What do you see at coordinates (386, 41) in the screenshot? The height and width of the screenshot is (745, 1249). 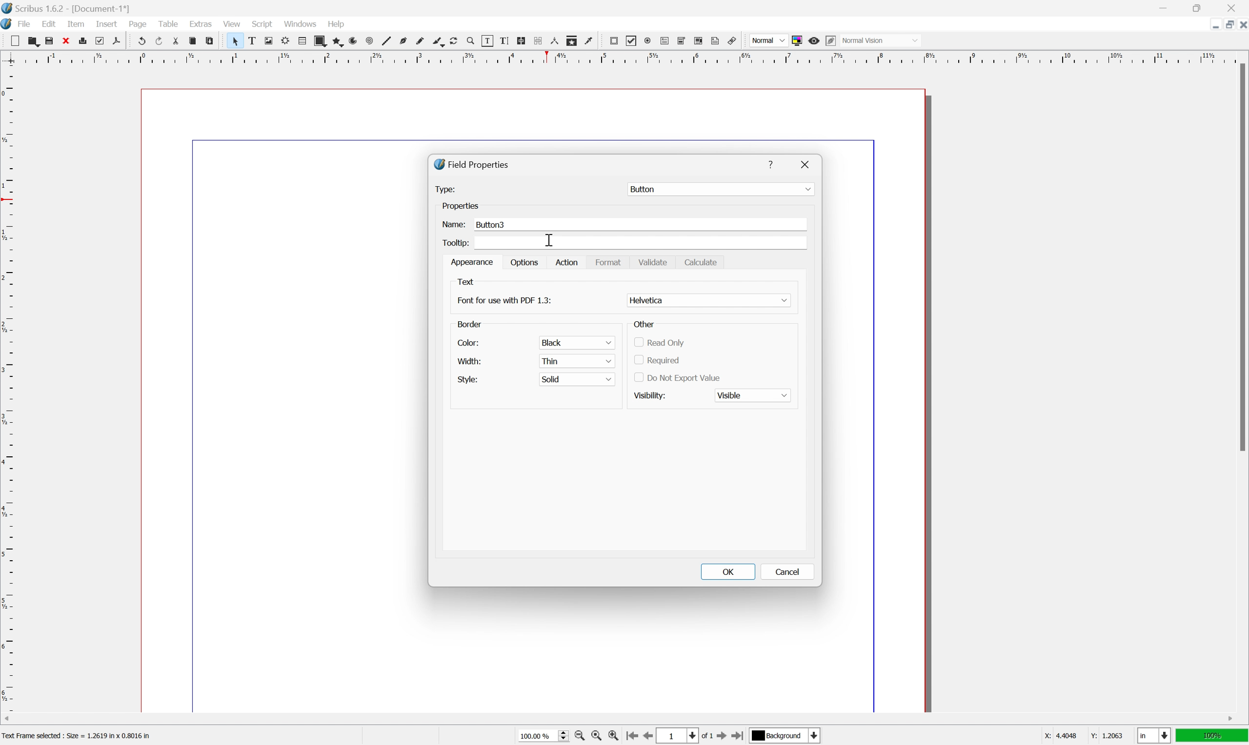 I see `line` at bounding box center [386, 41].